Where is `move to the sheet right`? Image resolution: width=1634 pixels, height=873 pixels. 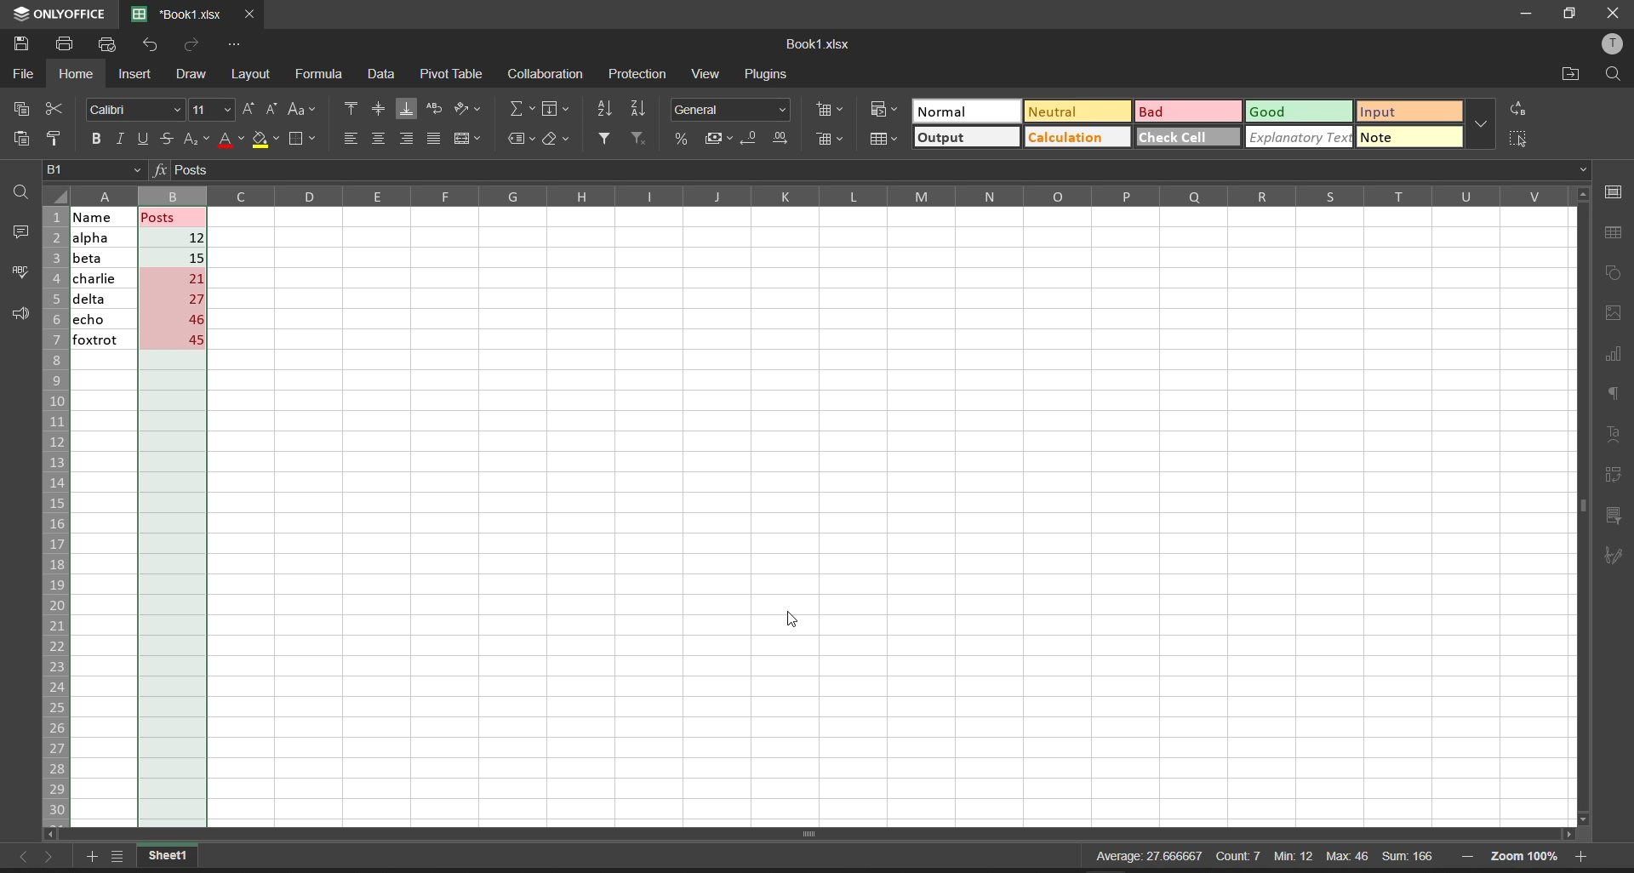
move to the sheet right is located at coordinates (49, 855).